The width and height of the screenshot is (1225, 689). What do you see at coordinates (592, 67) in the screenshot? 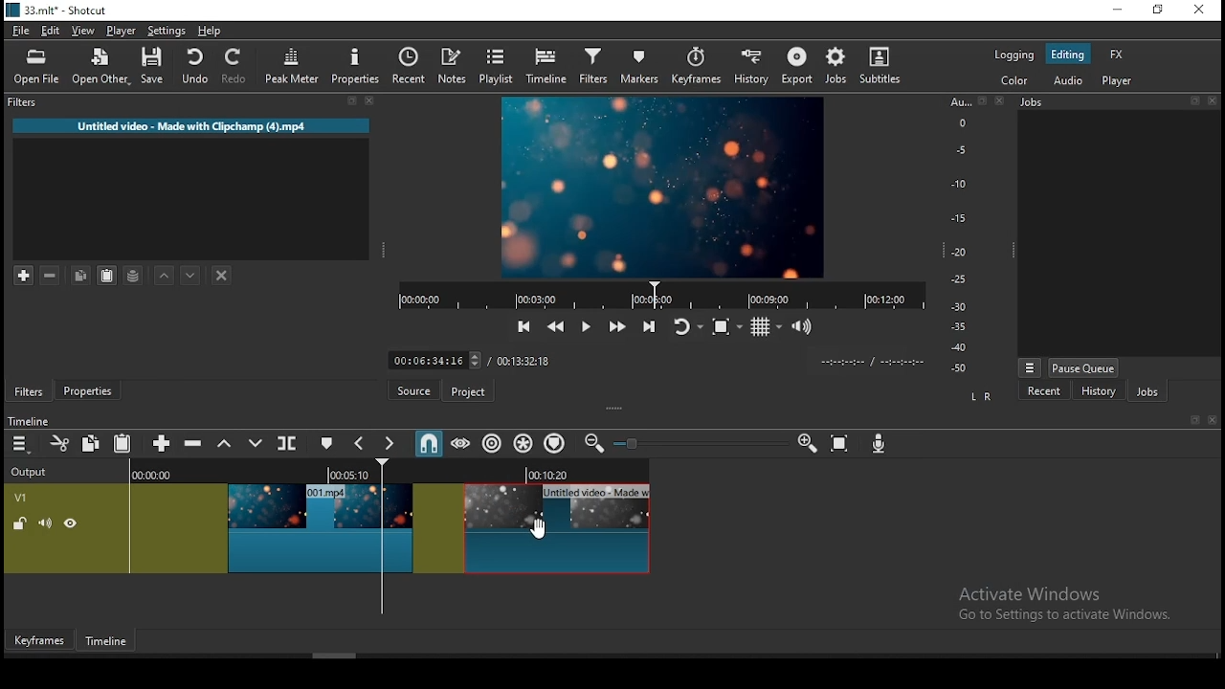
I see `filters` at bounding box center [592, 67].